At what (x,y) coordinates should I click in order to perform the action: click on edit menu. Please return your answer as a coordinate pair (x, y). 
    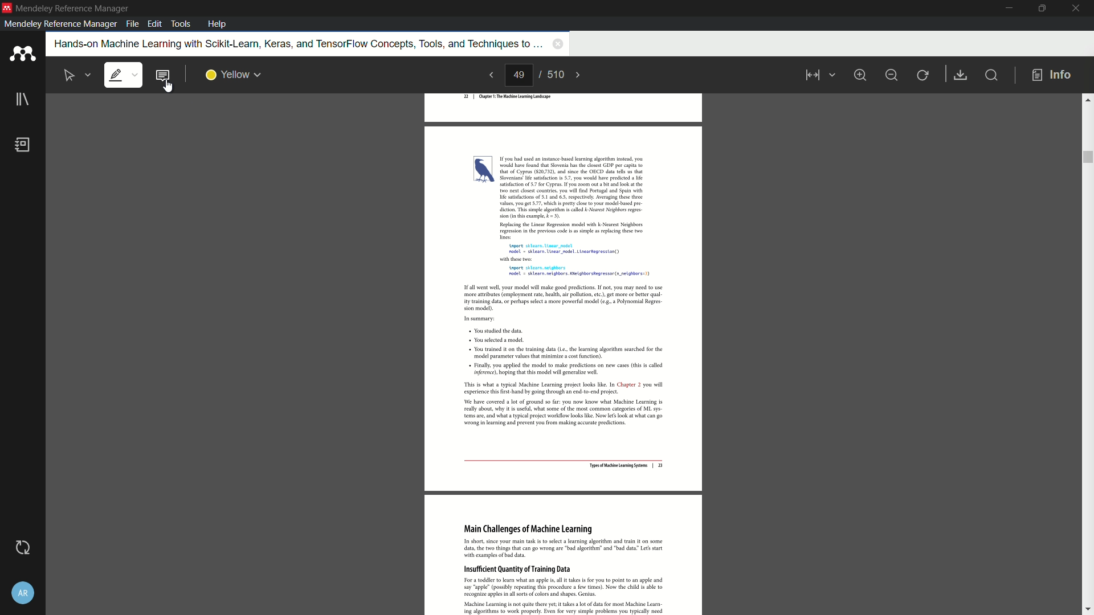
    Looking at the image, I should click on (154, 24).